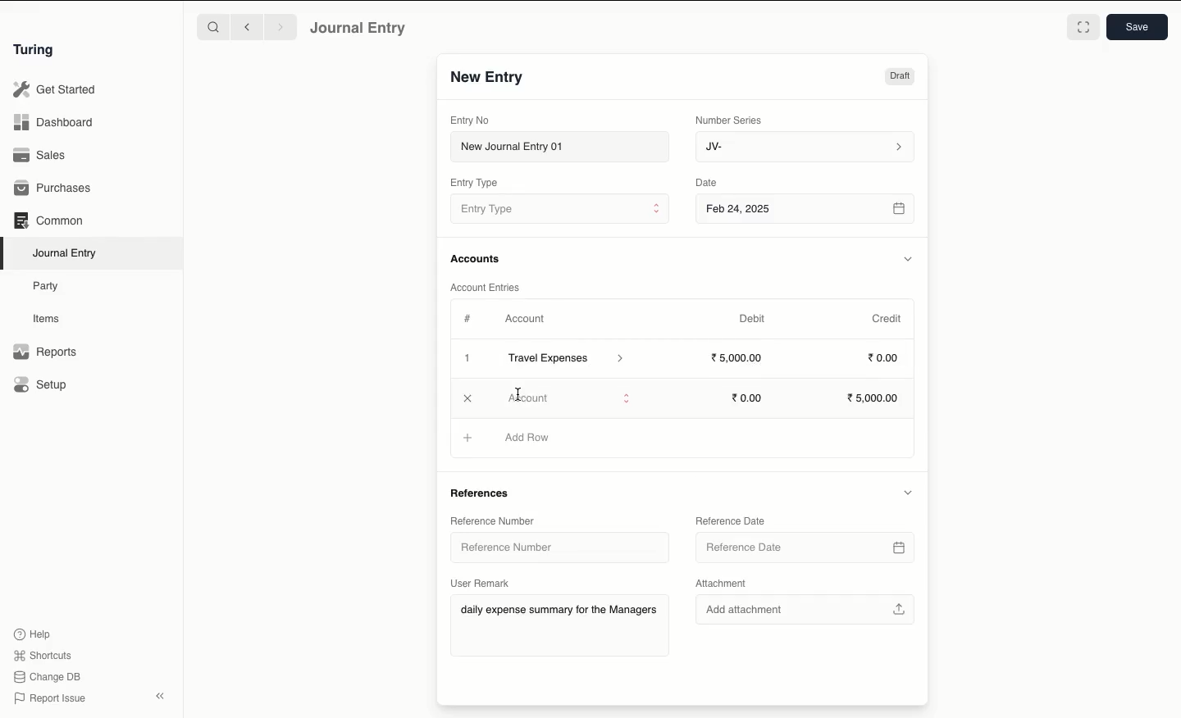  What do you see at coordinates (50, 287) in the screenshot?
I see `Party` at bounding box center [50, 287].